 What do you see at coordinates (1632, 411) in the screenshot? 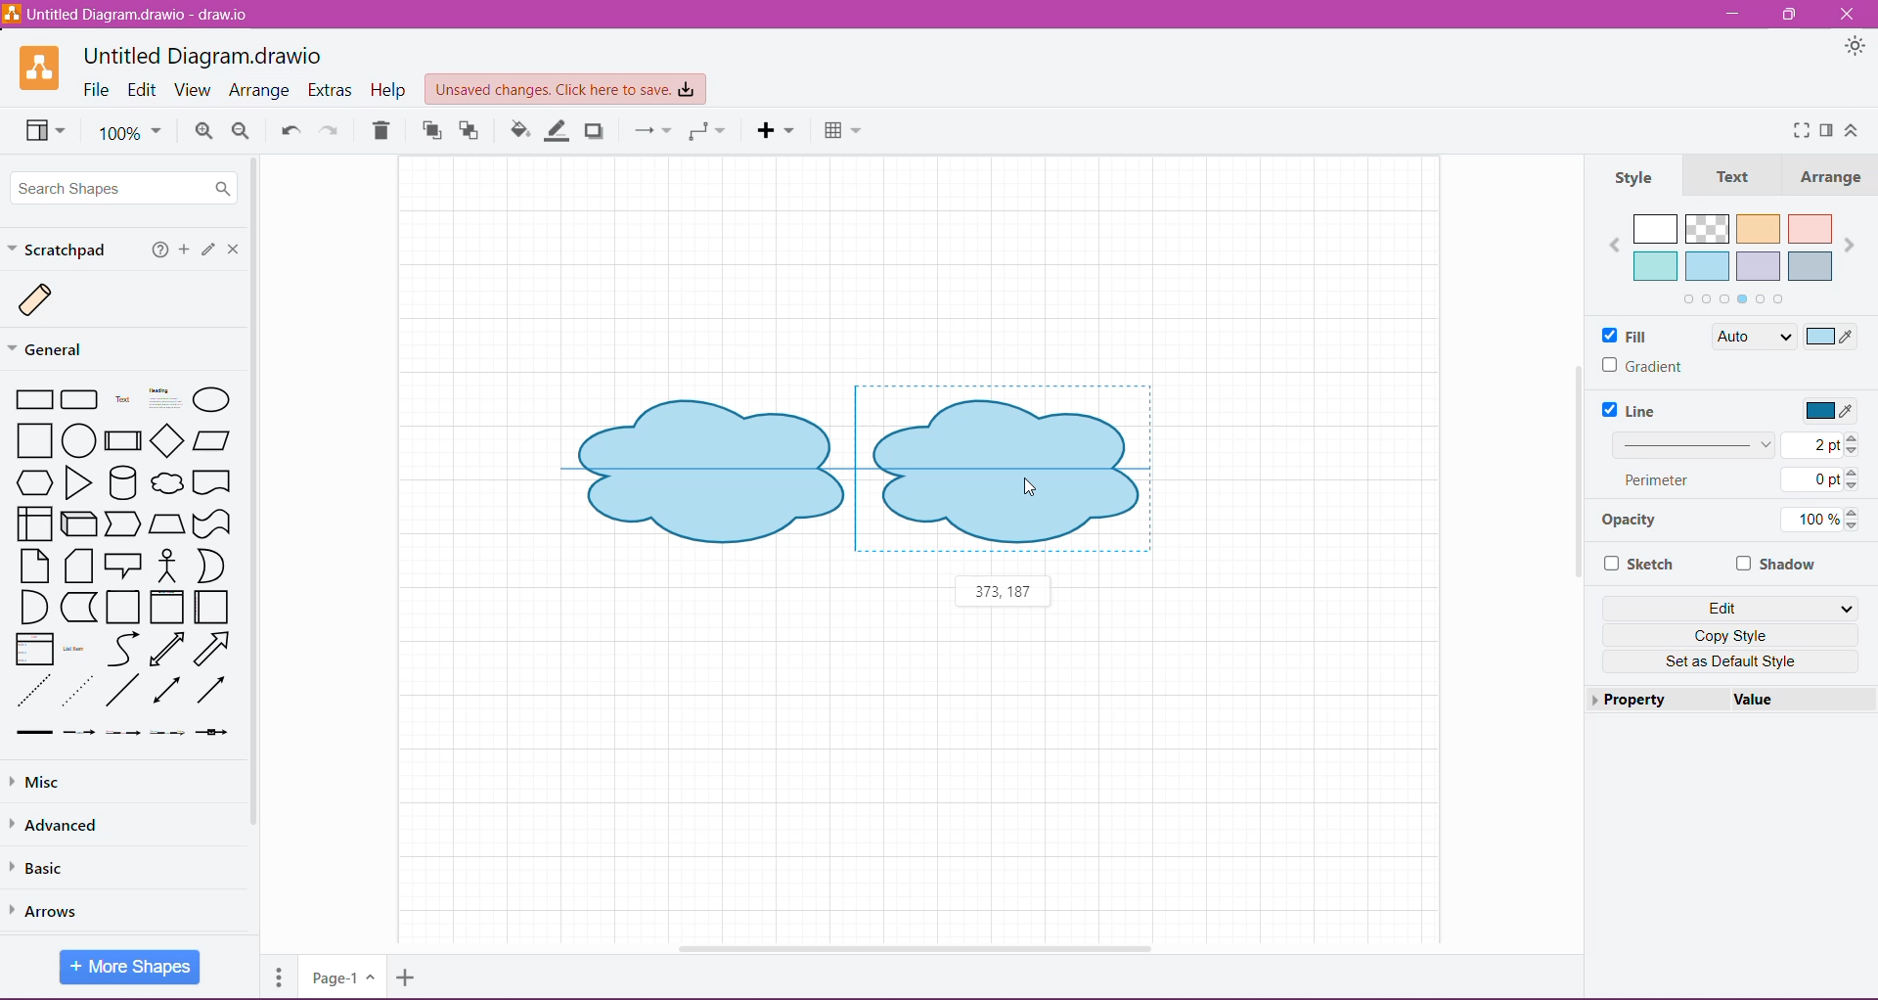
I see `Line` at bounding box center [1632, 411].